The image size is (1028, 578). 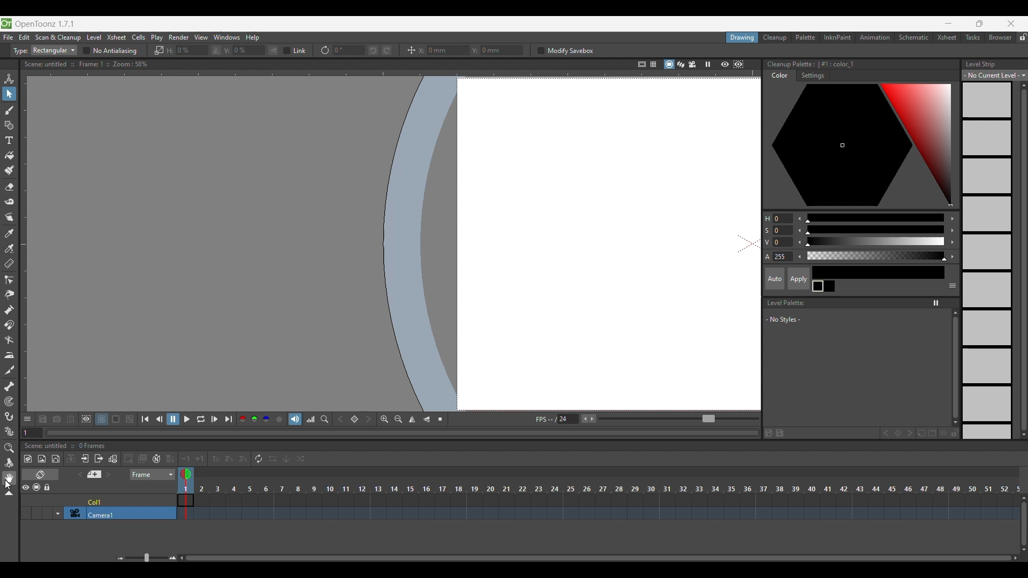 What do you see at coordinates (266, 417) in the screenshot?
I see `Blue channel` at bounding box center [266, 417].